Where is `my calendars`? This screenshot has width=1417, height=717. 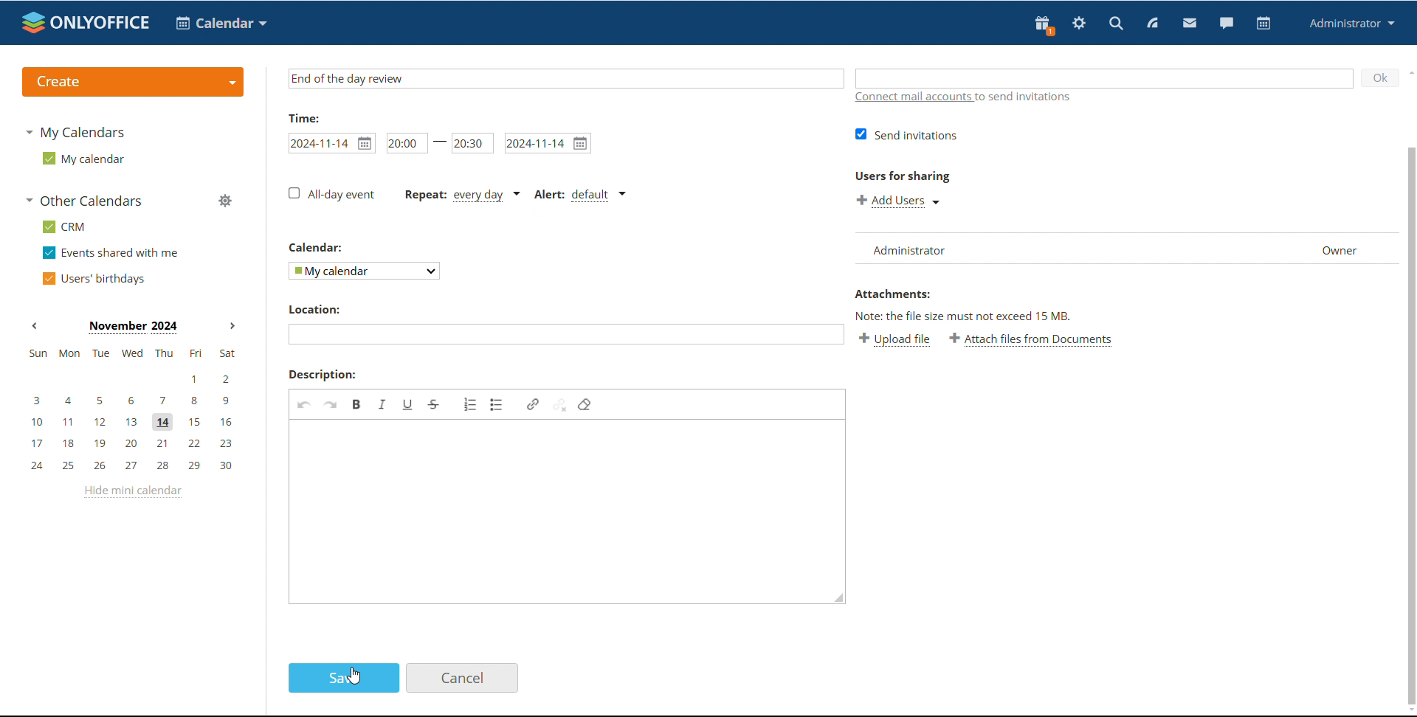
my calendars is located at coordinates (74, 131).